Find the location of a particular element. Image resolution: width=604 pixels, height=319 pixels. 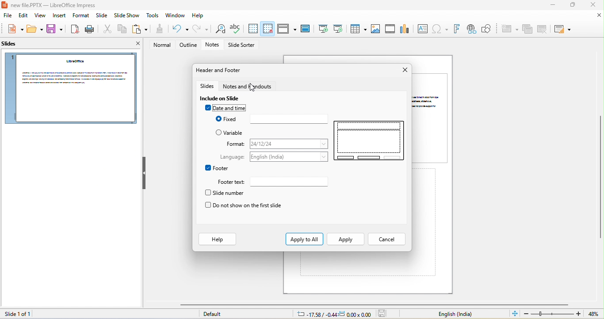

close is located at coordinates (600, 15).